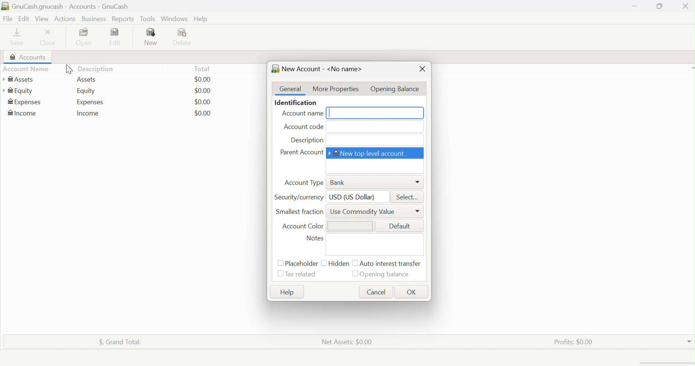  I want to click on Save, so click(19, 37).